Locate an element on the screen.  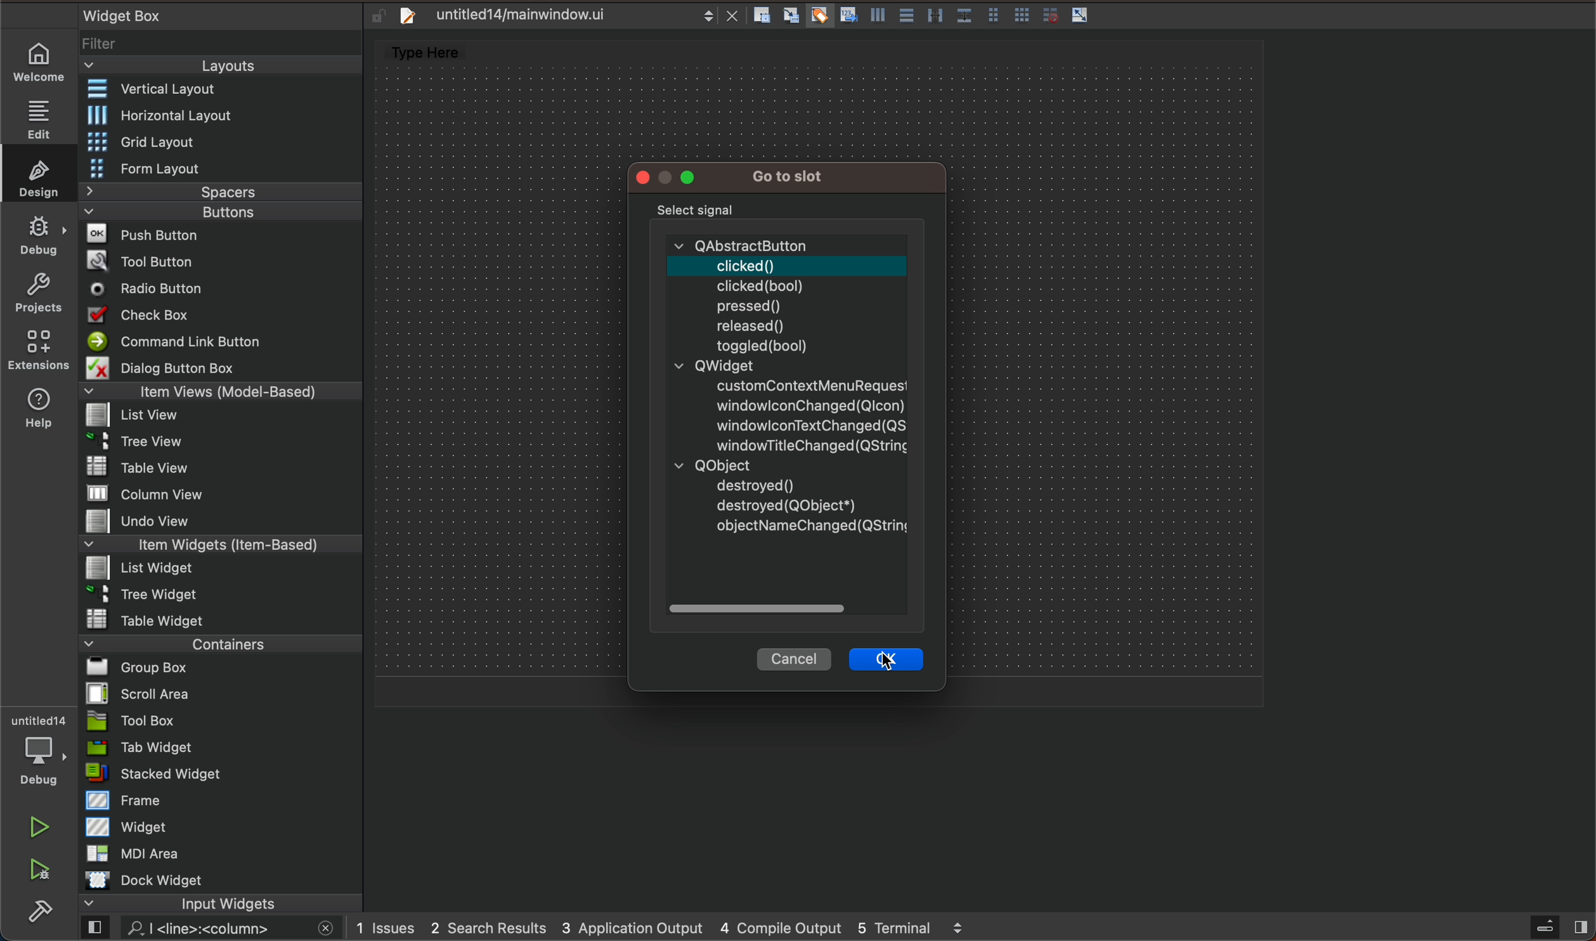
tab widget is located at coordinates (220, 749).